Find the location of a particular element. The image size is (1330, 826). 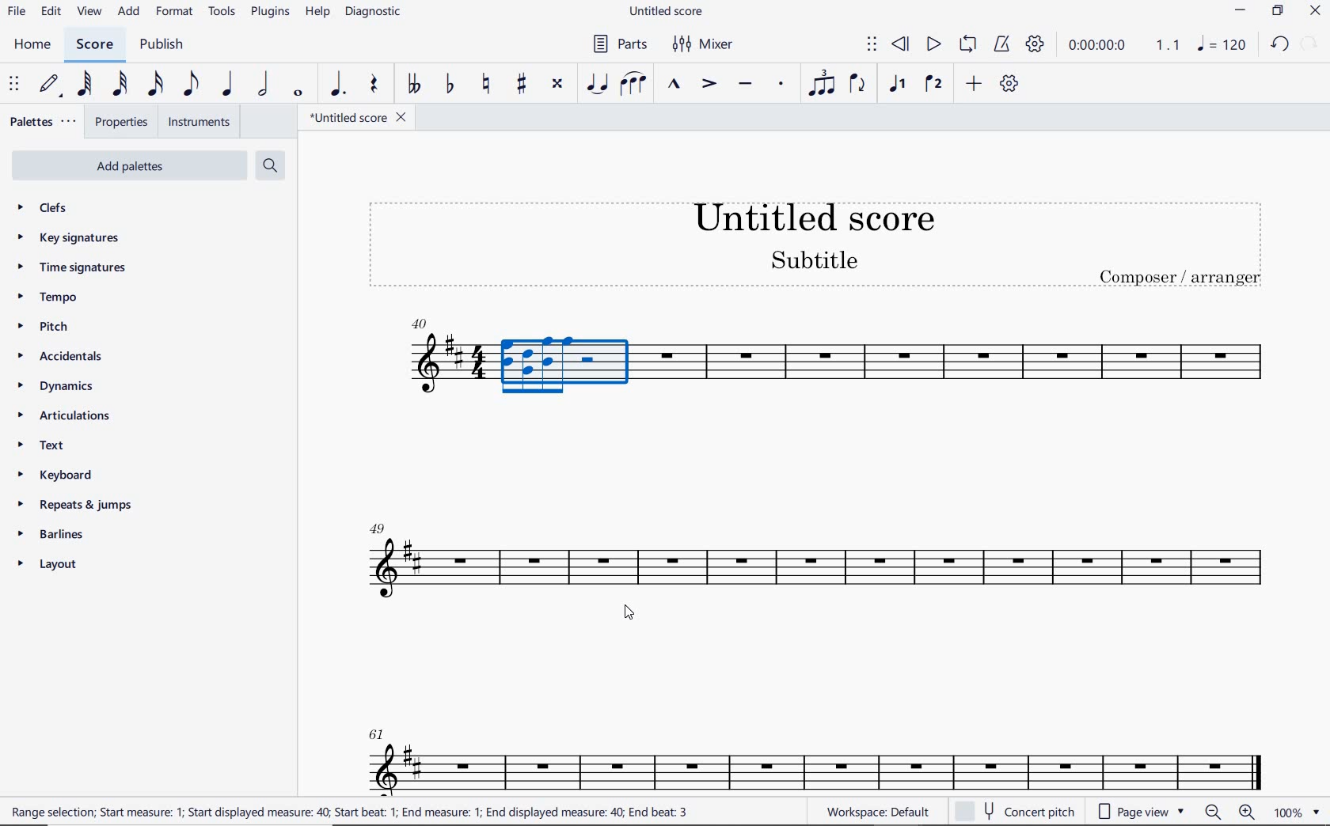

PUBLISH is located at coordinates (161, 46).